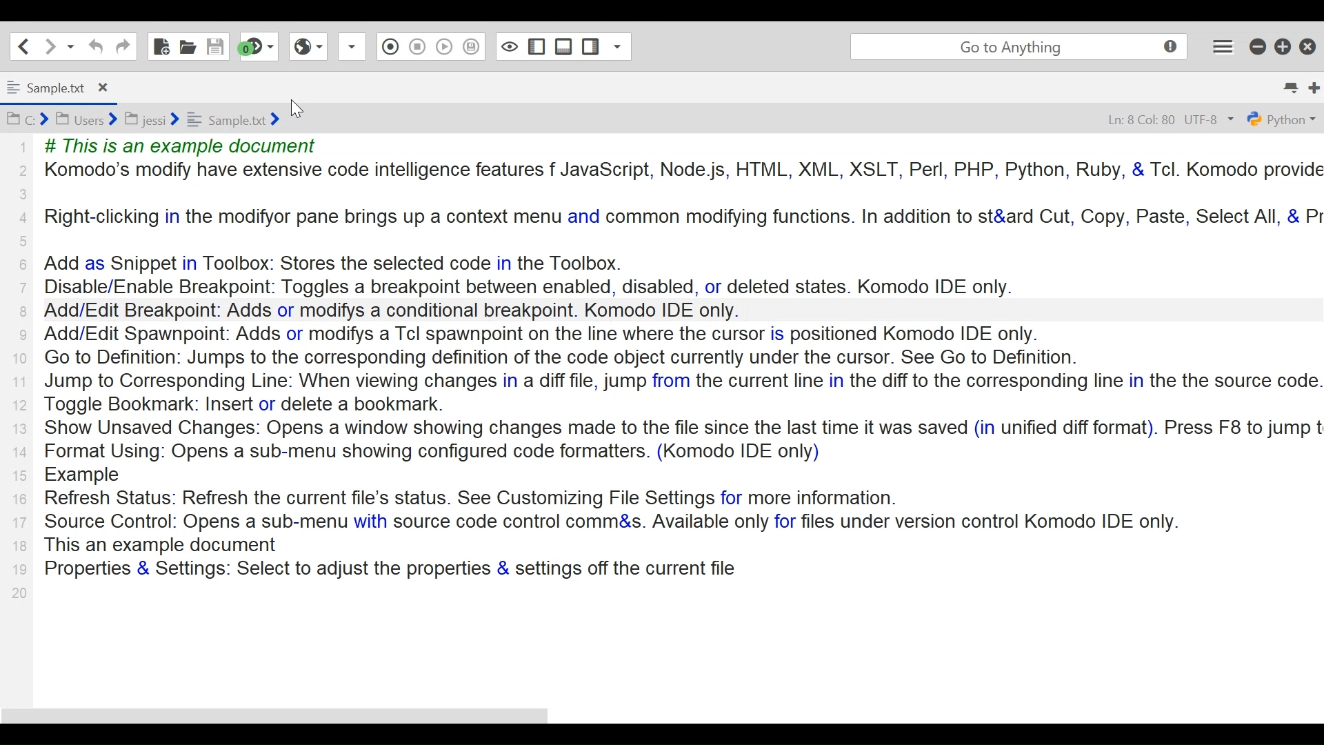 The image size is (1324, 745). I want to click on Stop Recording in Macro, so click(417, 47).